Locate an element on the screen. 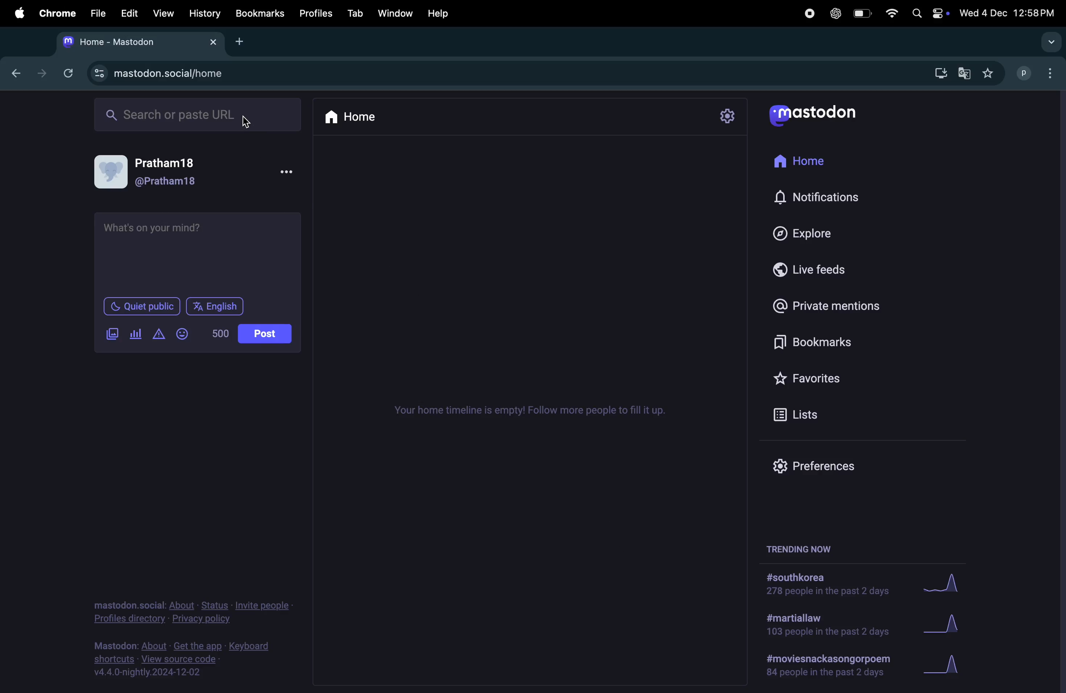 This screenshot has height=693, width=1066. emojis is located at coordinates (185, 334).